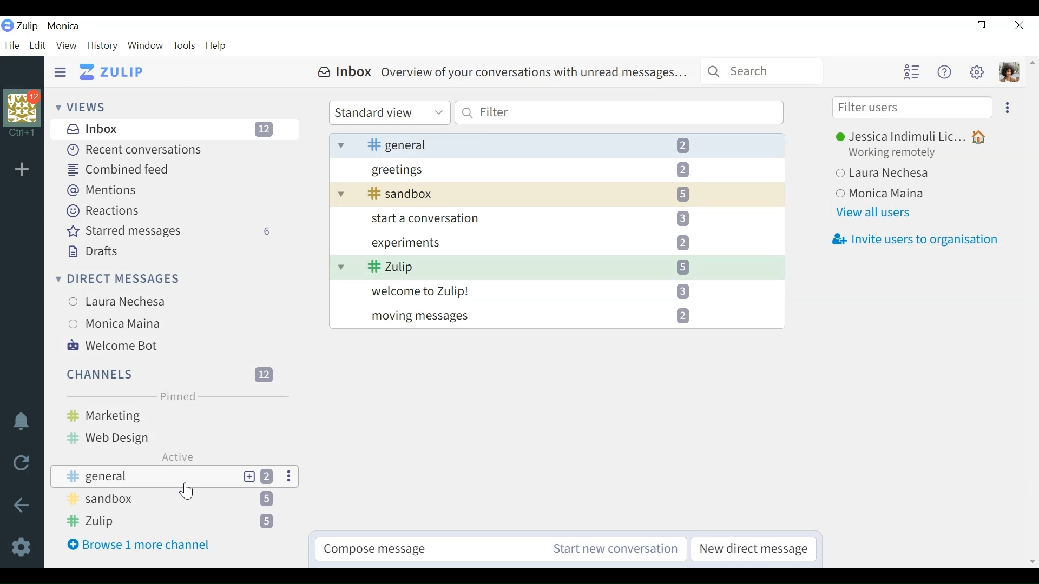  Describe the element at coordinates (167, 323) in the screenshot. I see `Monica Maina` at that location.